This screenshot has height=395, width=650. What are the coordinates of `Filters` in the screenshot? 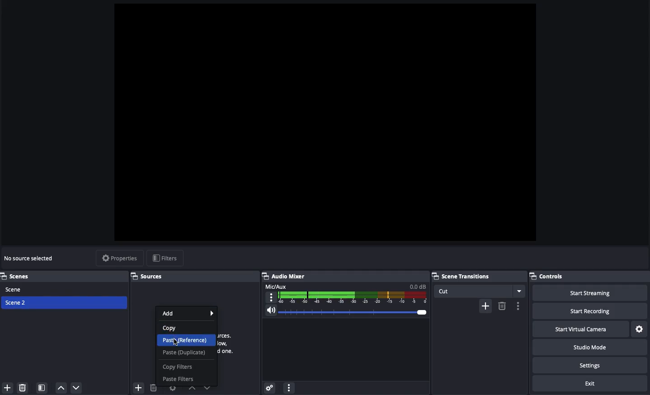 It's located at (165, 257).